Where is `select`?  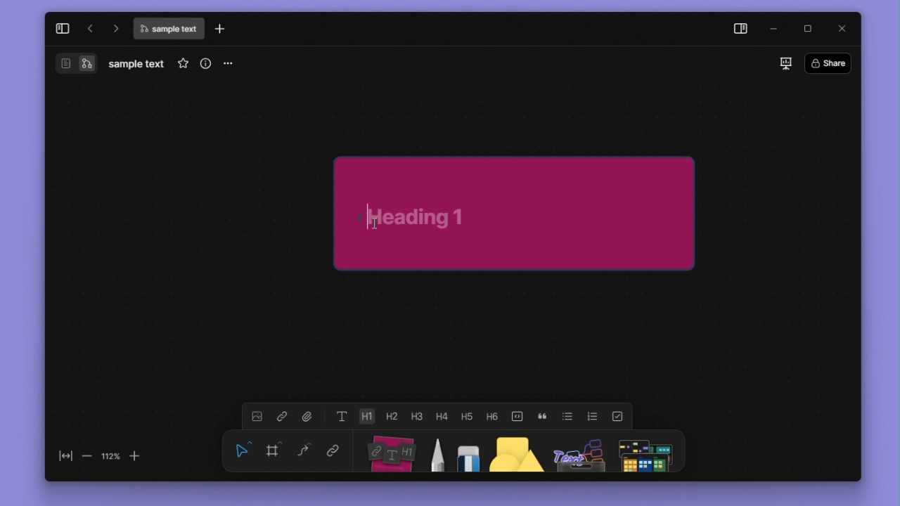 select is located at coordinates (243, 450).